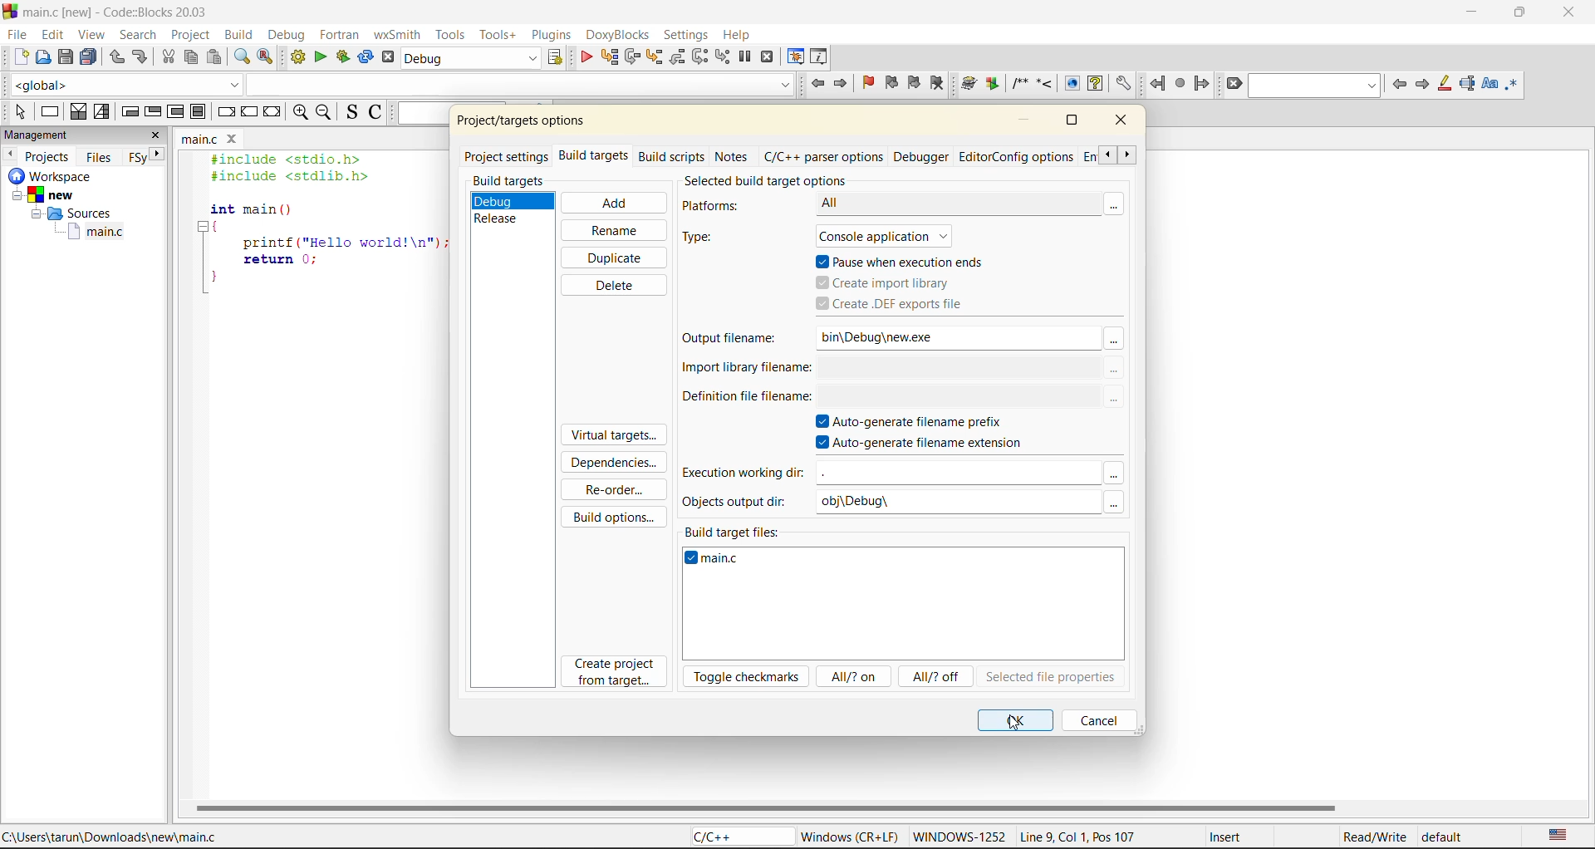 Image resolution: width=1595 pixels, height=849 pixels. Describe the element at coordinates (292, 37) in the screenshot. I see `debug` at that location.